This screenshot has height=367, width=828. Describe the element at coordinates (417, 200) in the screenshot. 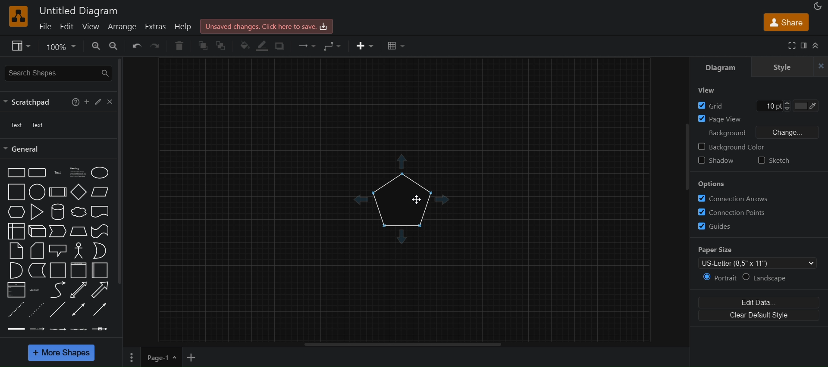

I see `Cursor` at that location.